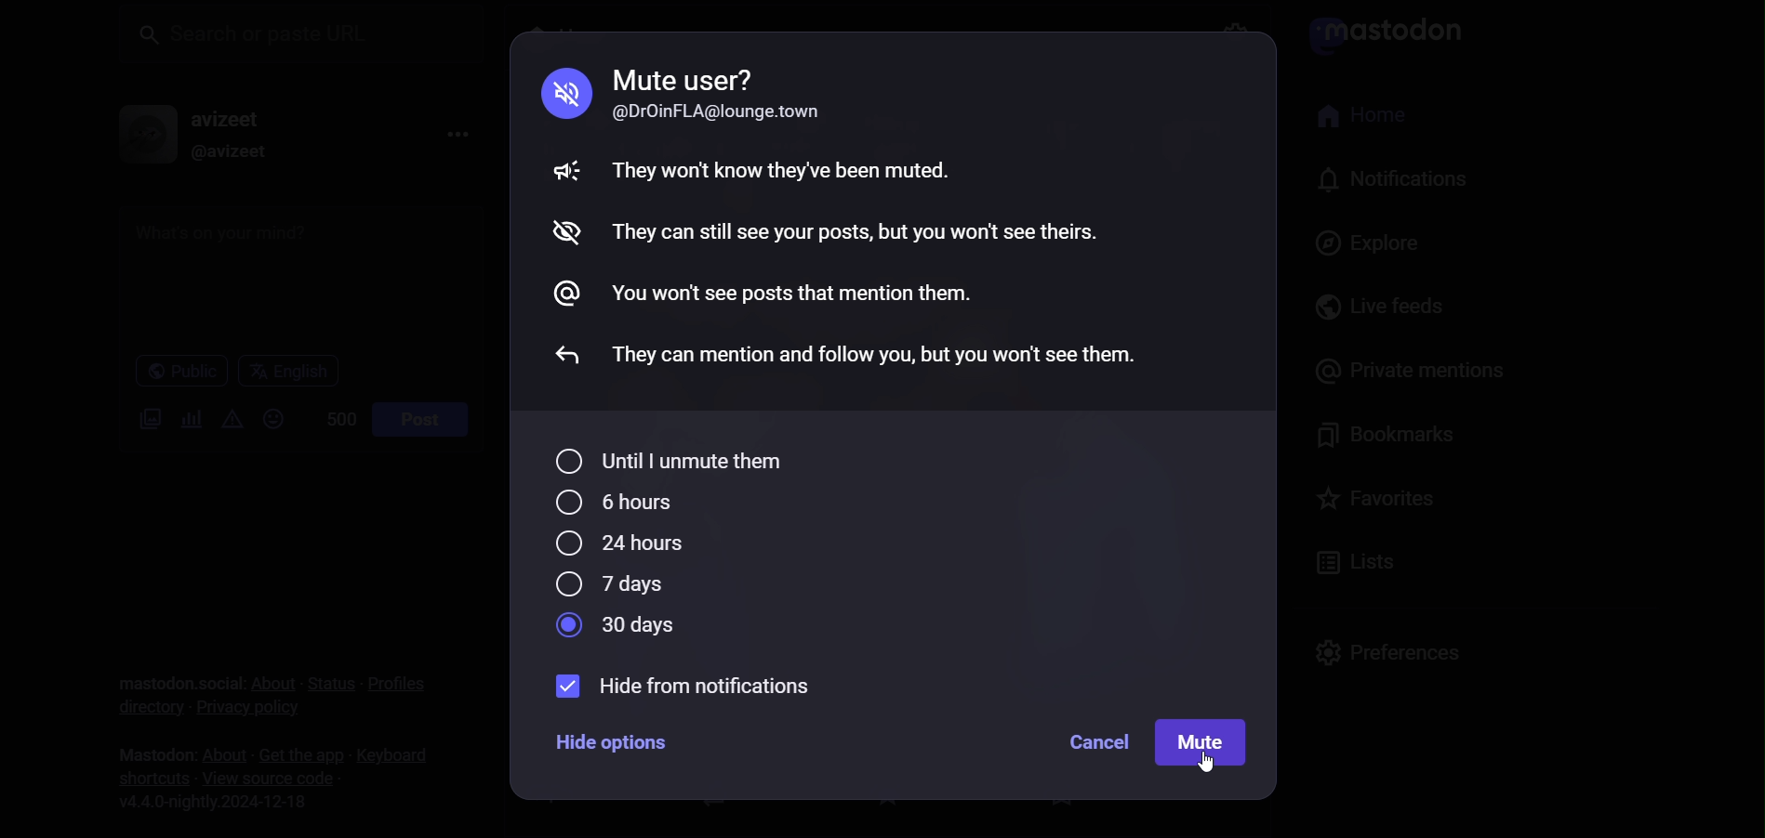 The height and width of the screenshot is (838, 1765). Describe the element at coordinates (664, 464) in the screenshot. I see `until I unmute them` at that location.